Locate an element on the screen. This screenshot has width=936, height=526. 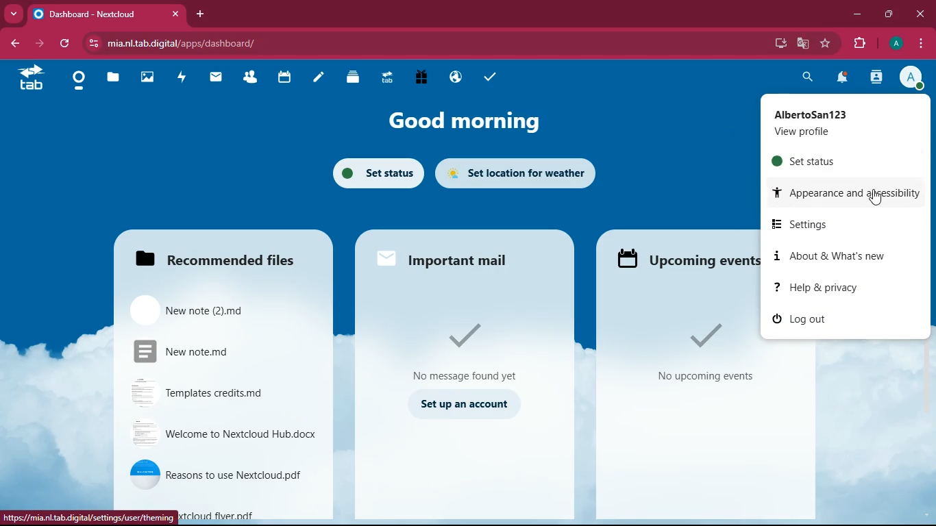
more is located at coordinates (13, 13).